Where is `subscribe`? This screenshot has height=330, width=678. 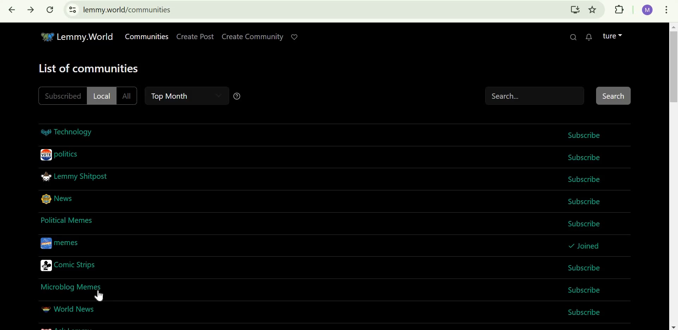 subscribe is located at coordinates (583, 180).